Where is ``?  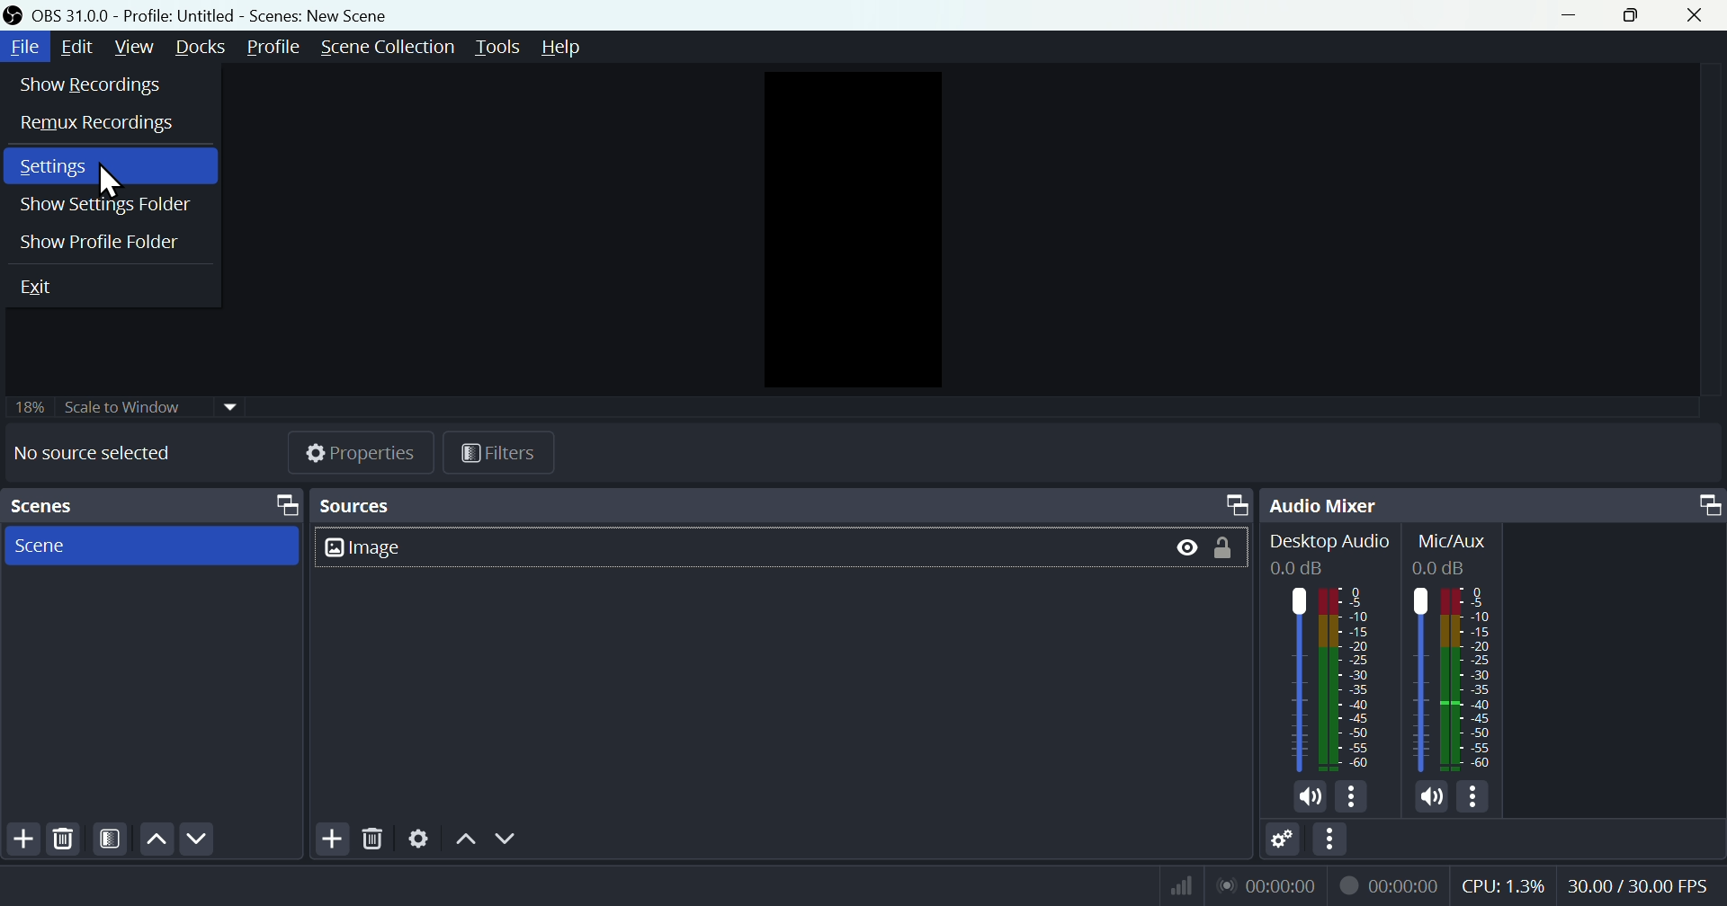
 is located at coordinates (1219, 549).